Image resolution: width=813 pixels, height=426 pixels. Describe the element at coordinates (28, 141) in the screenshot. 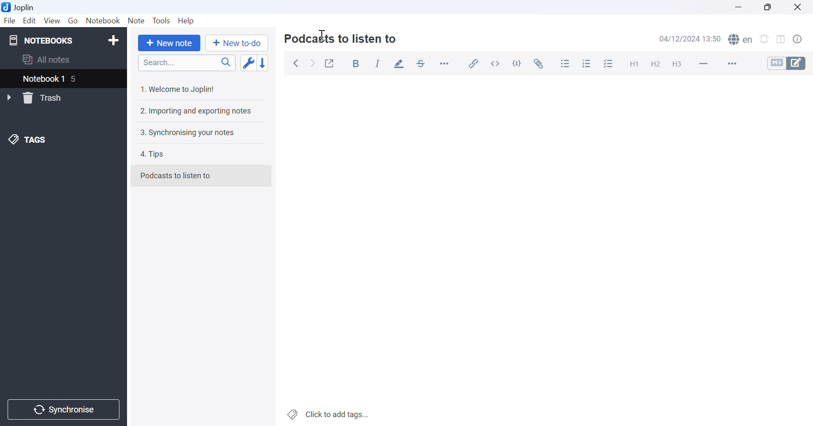

I see `TAGS` at that location.